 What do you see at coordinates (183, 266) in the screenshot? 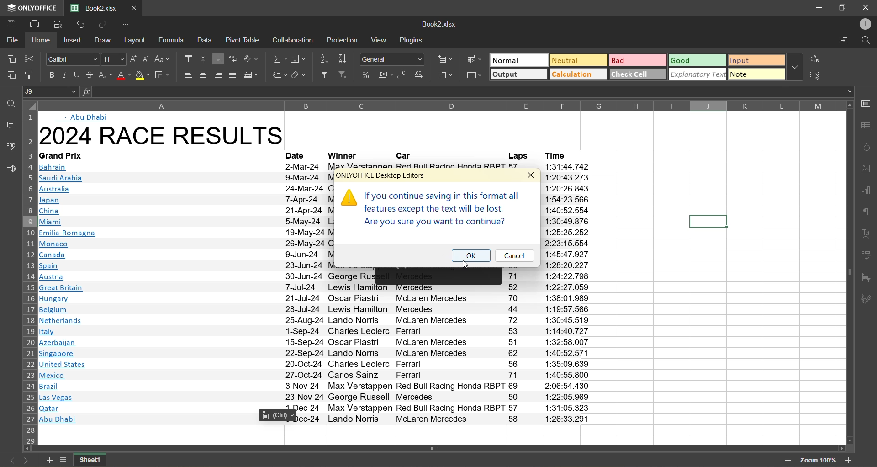
I see `text info` at bounding box center [183, 266].